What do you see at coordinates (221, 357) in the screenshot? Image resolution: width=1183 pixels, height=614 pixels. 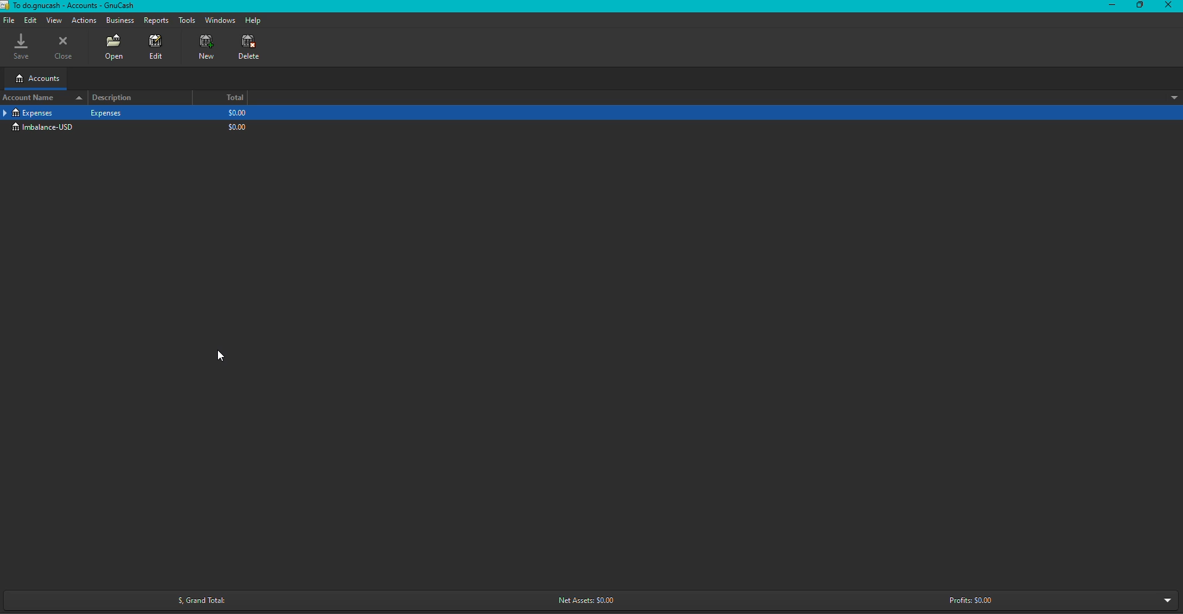 I see `Cursor` at bounding box center [221, 357].